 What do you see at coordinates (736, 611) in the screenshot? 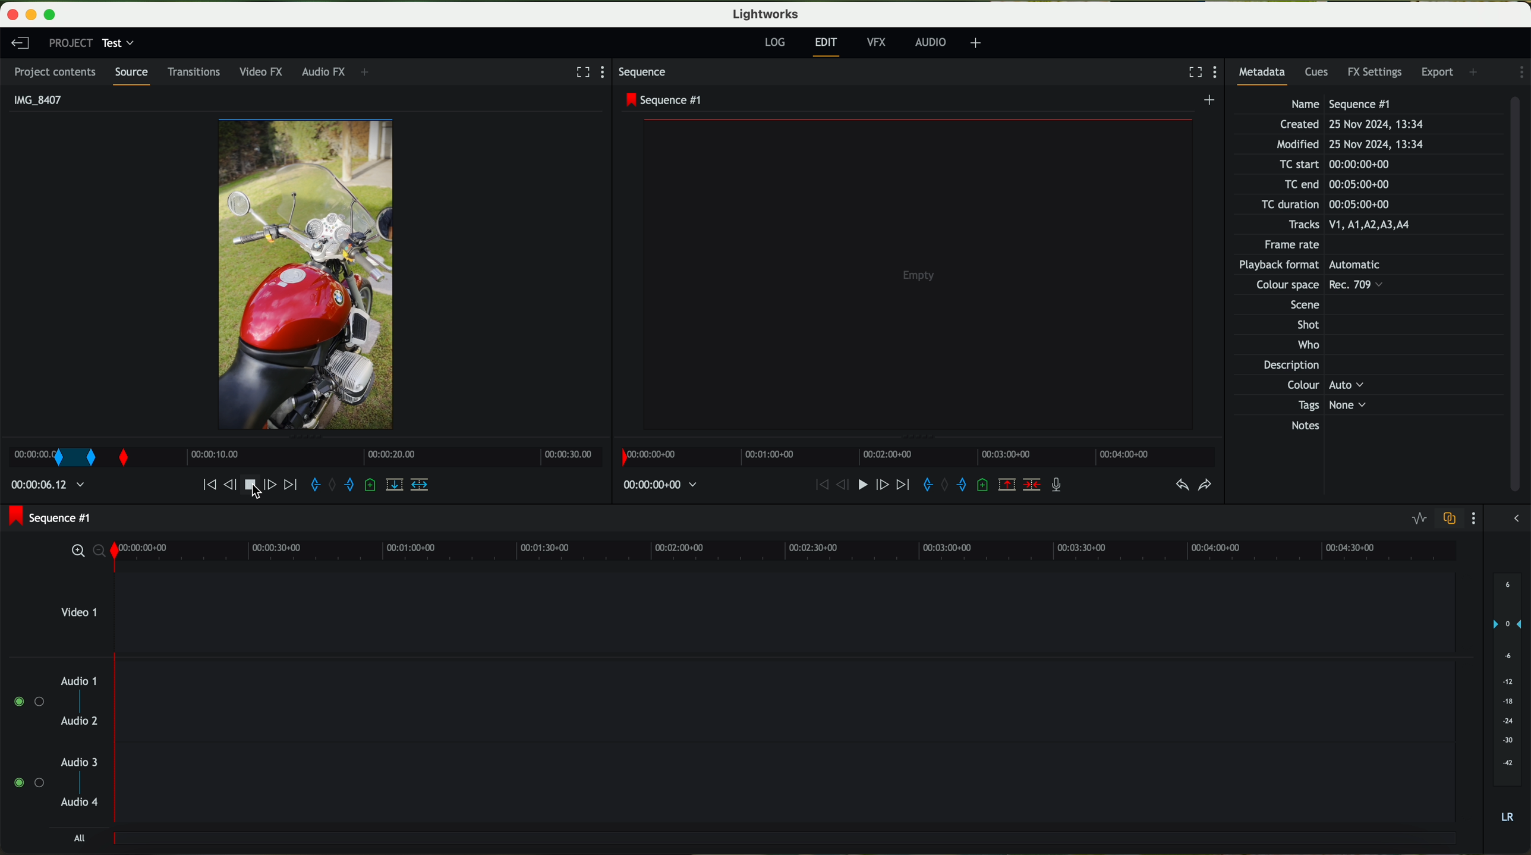
I see `video 1` at bounding box center [736, 611].